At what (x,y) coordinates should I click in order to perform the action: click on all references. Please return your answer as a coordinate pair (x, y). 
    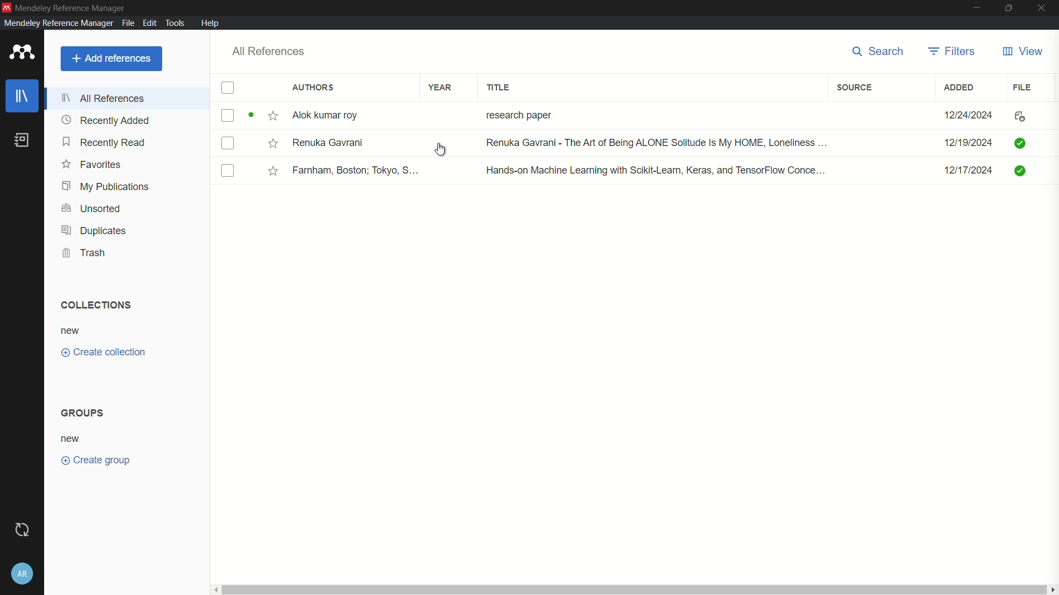
    Looking at the image, I should click on (104, 98).